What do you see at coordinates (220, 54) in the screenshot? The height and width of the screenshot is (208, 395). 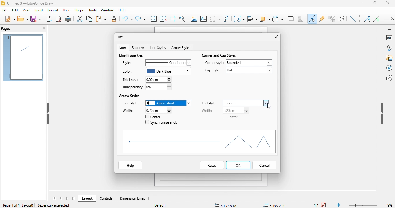 I see `corner and cap styles` at bounding box center [220, 54].